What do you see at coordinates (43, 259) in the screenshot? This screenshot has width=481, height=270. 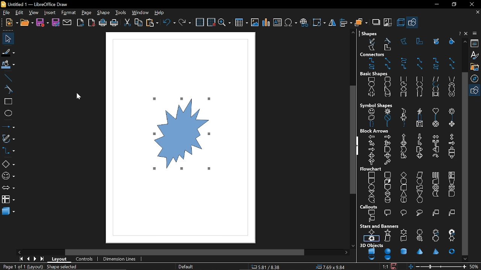 I see `go to last page` at bounding box center [43, 259].